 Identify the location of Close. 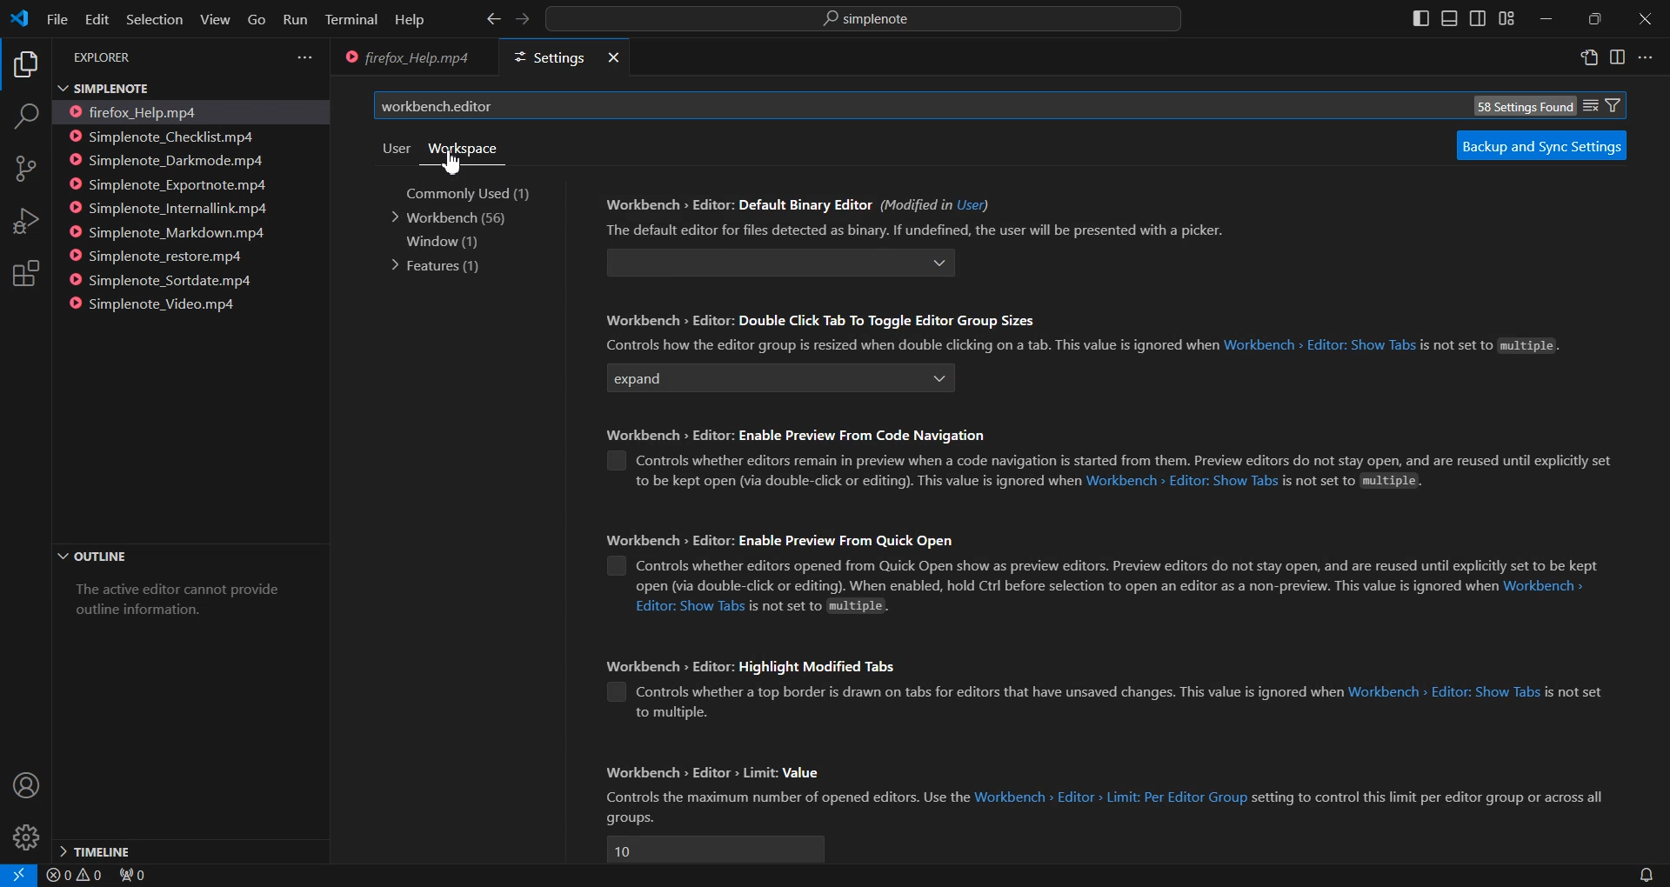
(1645, 20).